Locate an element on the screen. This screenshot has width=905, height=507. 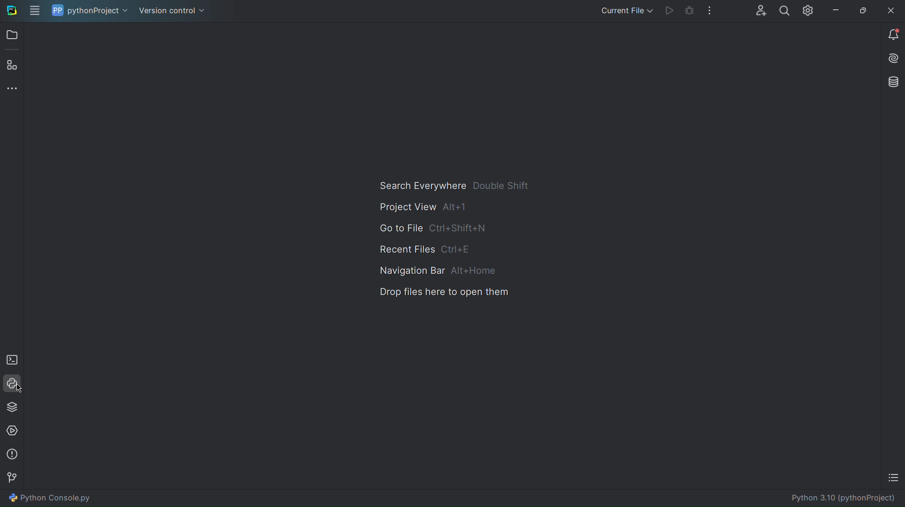
More is located at coordinates (14, 92).